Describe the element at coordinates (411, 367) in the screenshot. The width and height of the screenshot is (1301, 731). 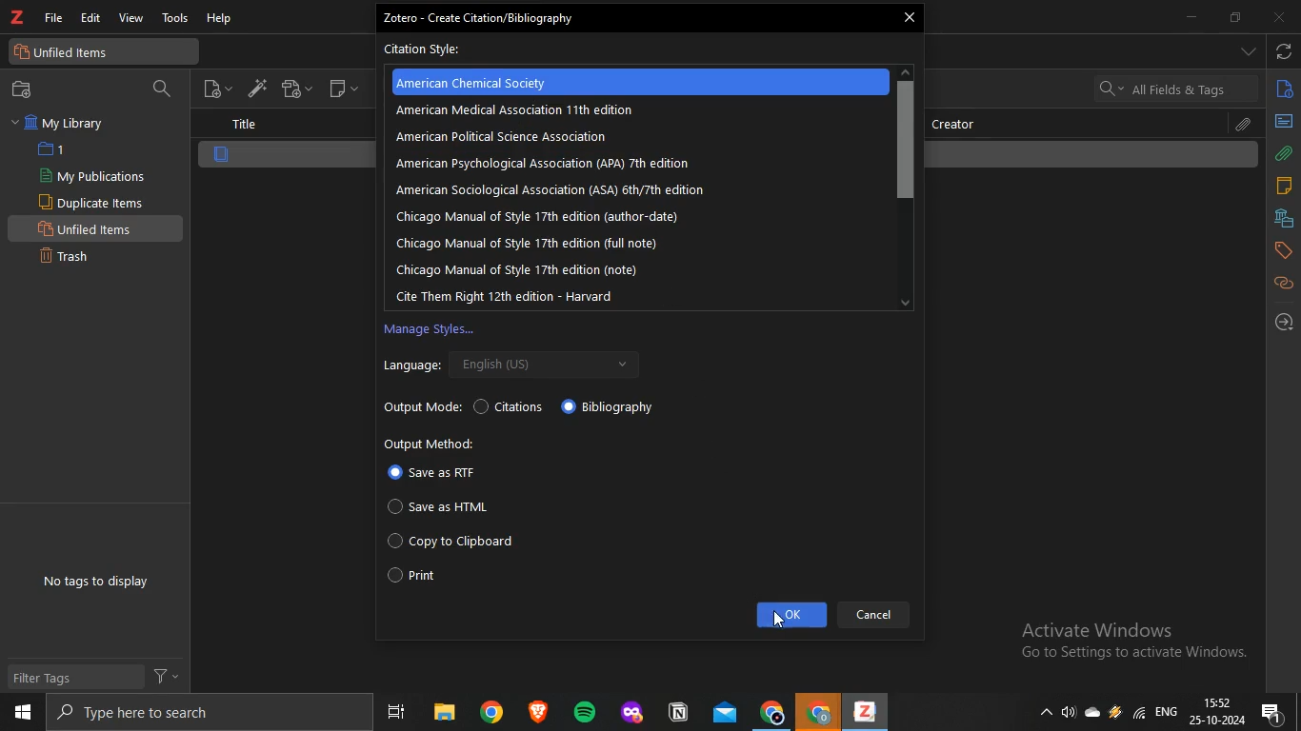
I see `Language:` at that location.